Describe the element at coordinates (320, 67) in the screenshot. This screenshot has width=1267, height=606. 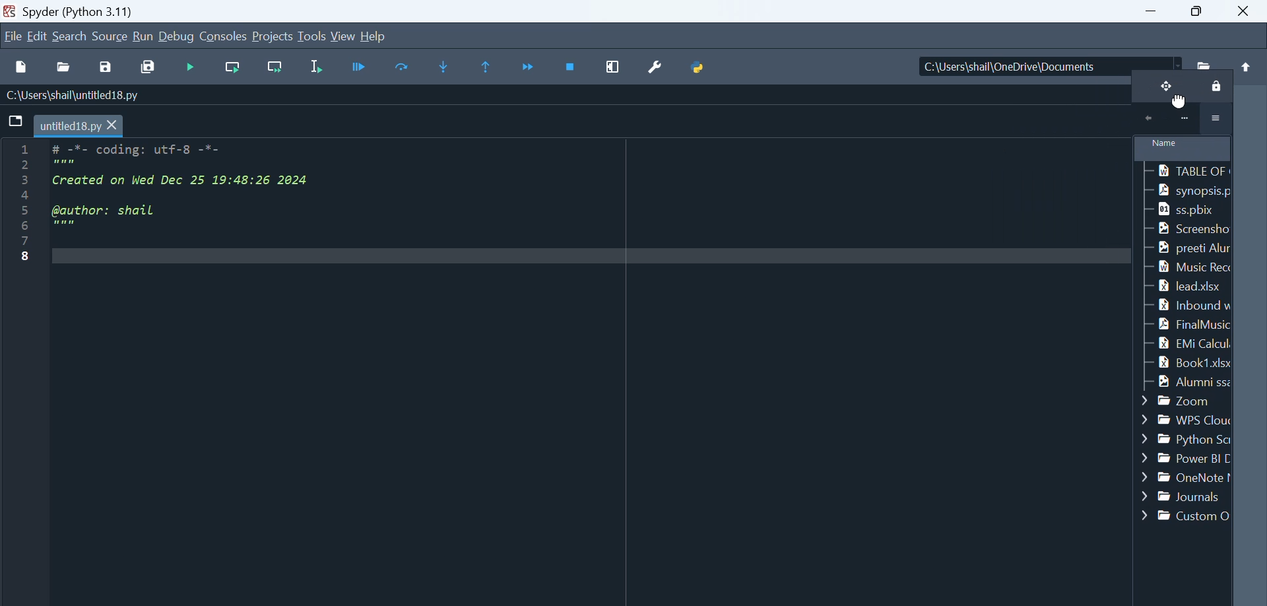
I see `Run selected cell` at that location.